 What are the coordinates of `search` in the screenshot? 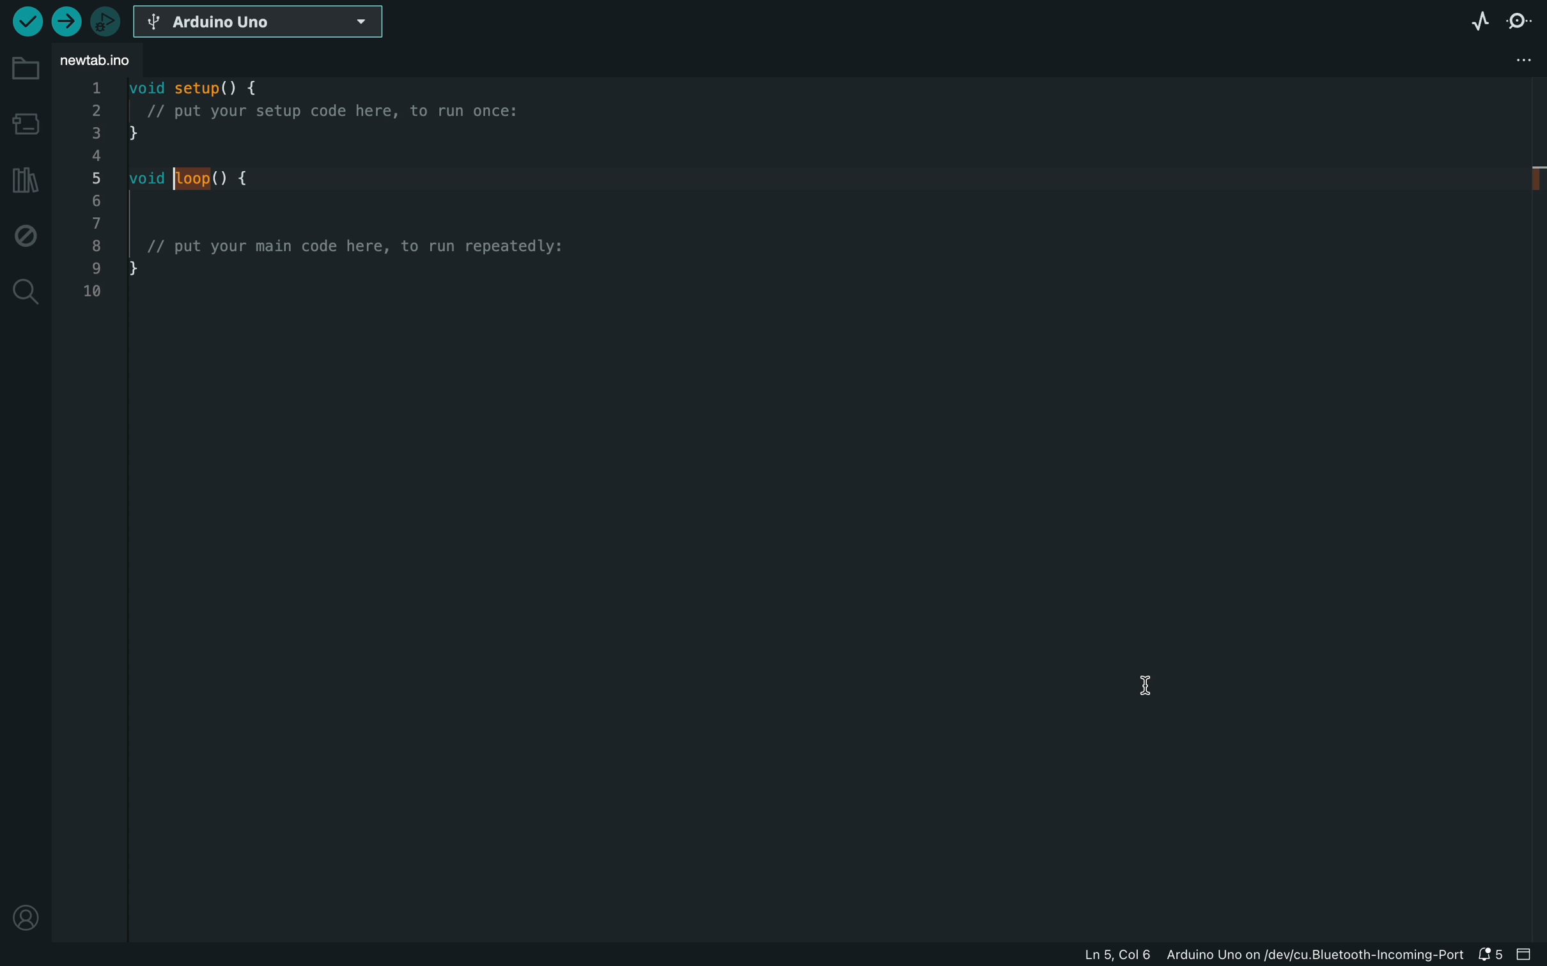 It's located at (24, 288).